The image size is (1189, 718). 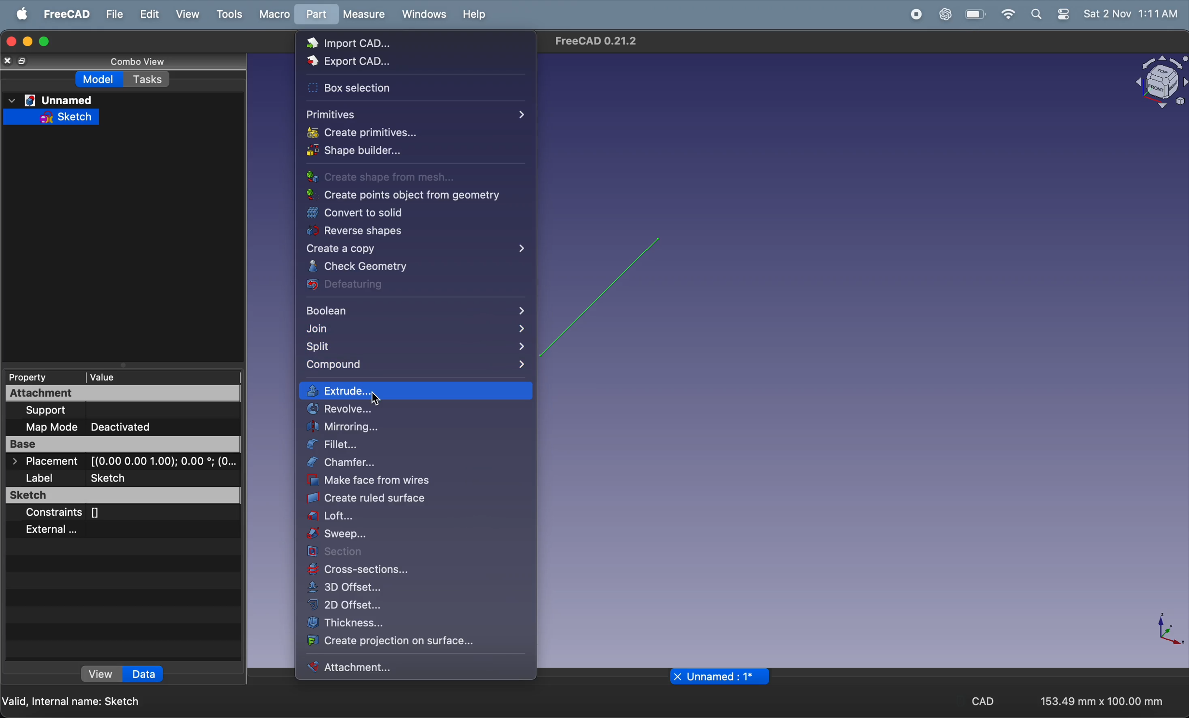 I want to click on help, so click(x=476, y=14).